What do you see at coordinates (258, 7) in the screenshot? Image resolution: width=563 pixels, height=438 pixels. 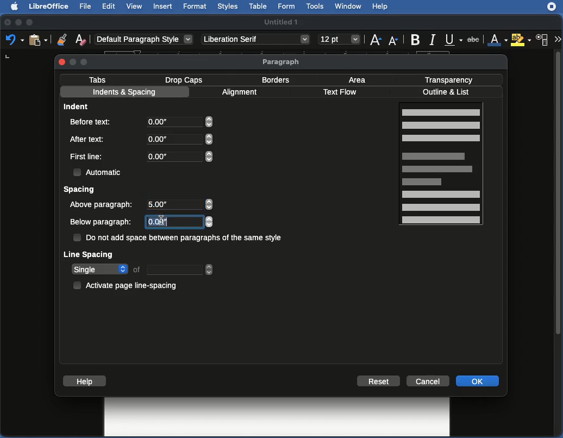 I see `Table` at bounding box center [258, 7].